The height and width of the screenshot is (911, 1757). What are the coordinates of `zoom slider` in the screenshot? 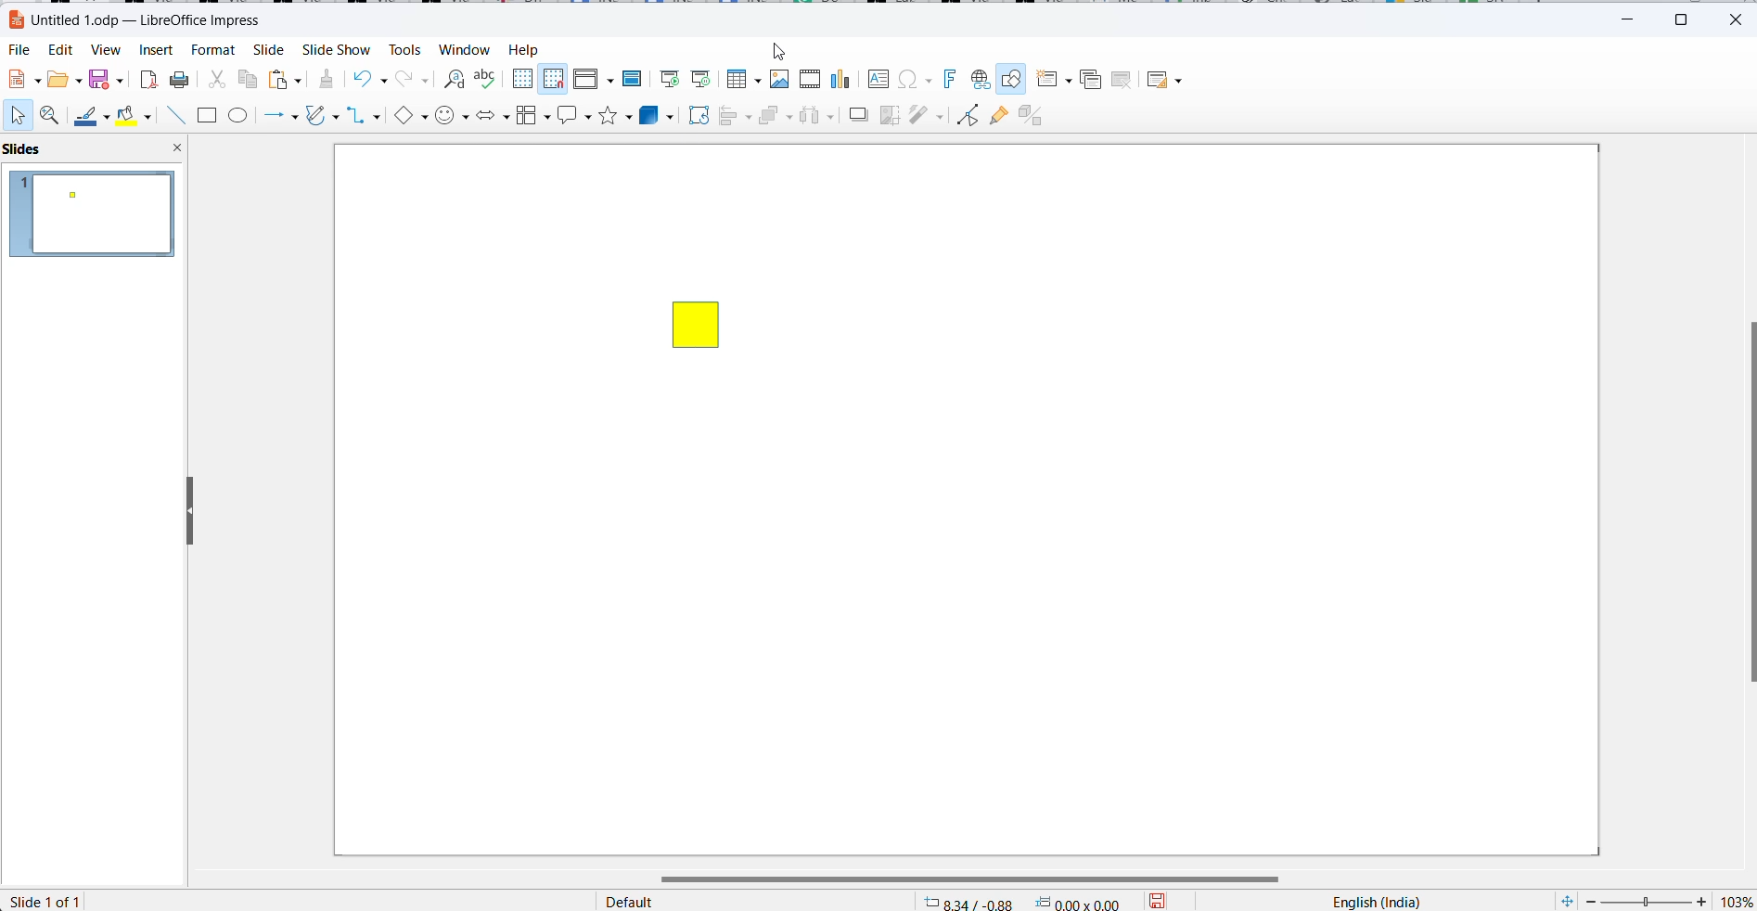 It's located at (1646, 901).